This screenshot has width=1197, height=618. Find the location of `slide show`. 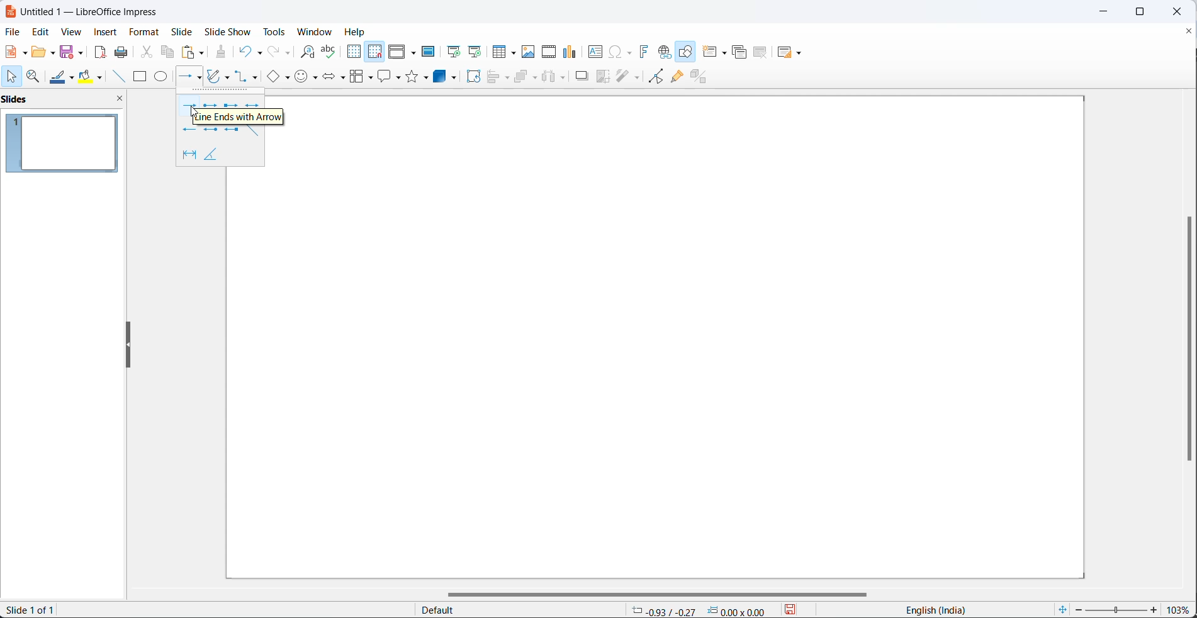

slide show is located at coordinates (225, 32).